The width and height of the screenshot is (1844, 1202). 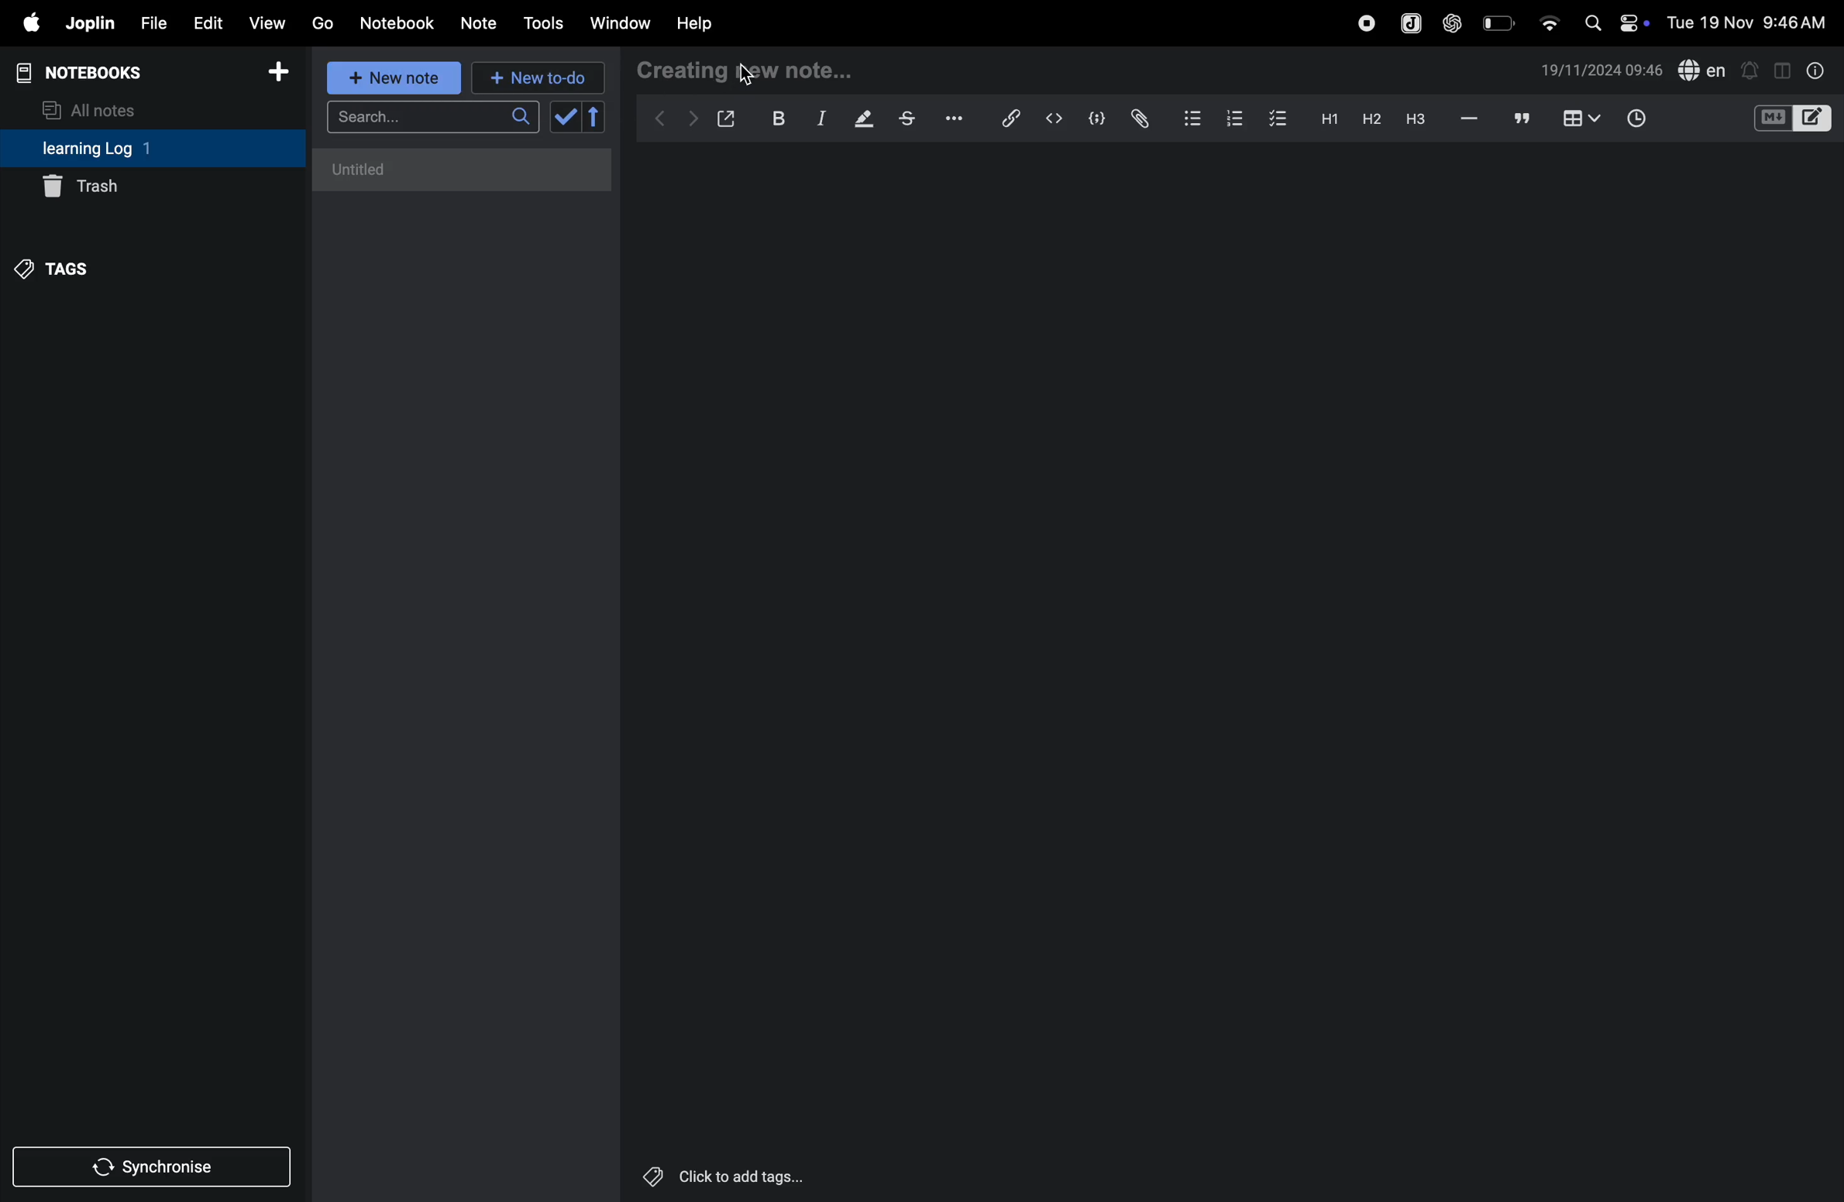 I want to click on file, so click(x=150, y=24).